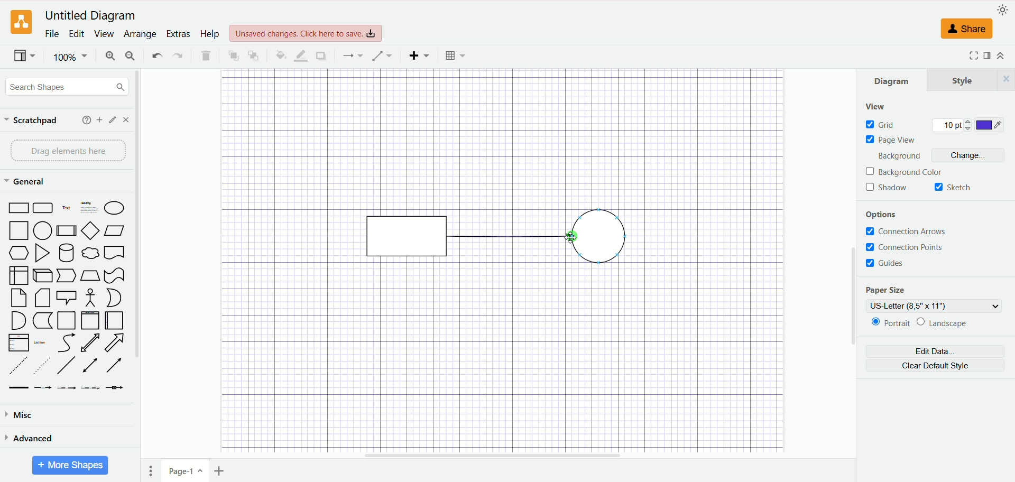 The width and height of the screenshot is (1015, 482). I want to click on 10 pt, so click(952, 124).